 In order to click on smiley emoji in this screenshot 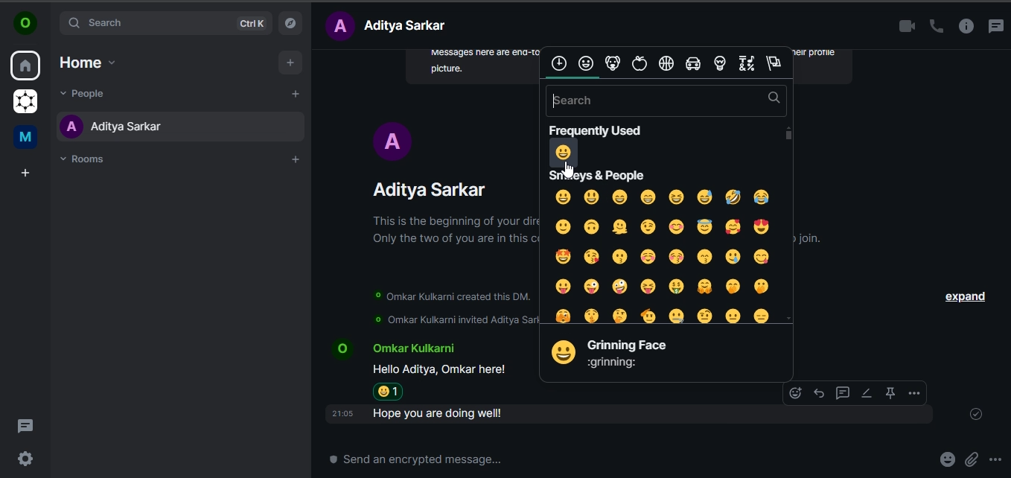, I will do `click(391, 392)`.